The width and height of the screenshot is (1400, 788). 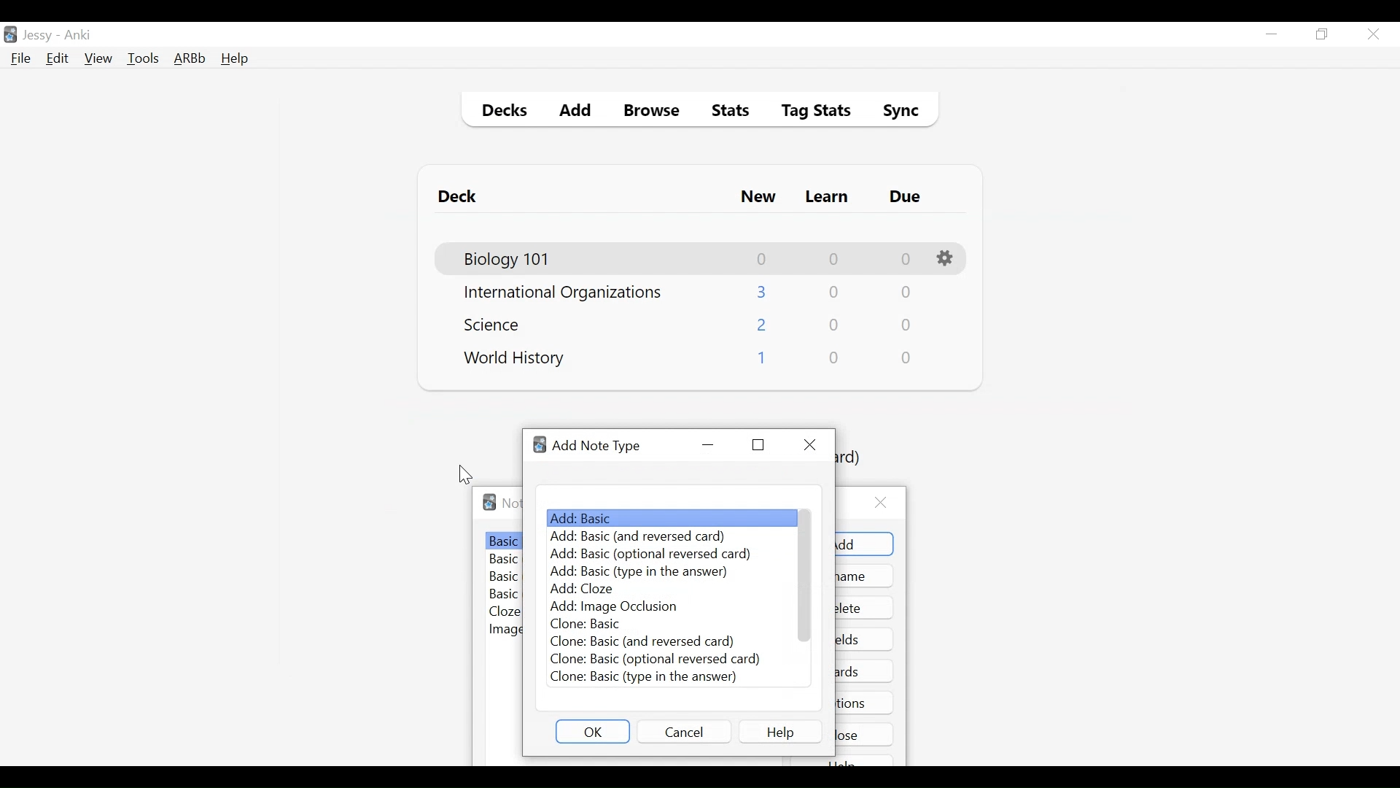 What do you see at coordinates (489, 502) in the screenshot?
I see `Software logo` at bounding box center [489, 502].